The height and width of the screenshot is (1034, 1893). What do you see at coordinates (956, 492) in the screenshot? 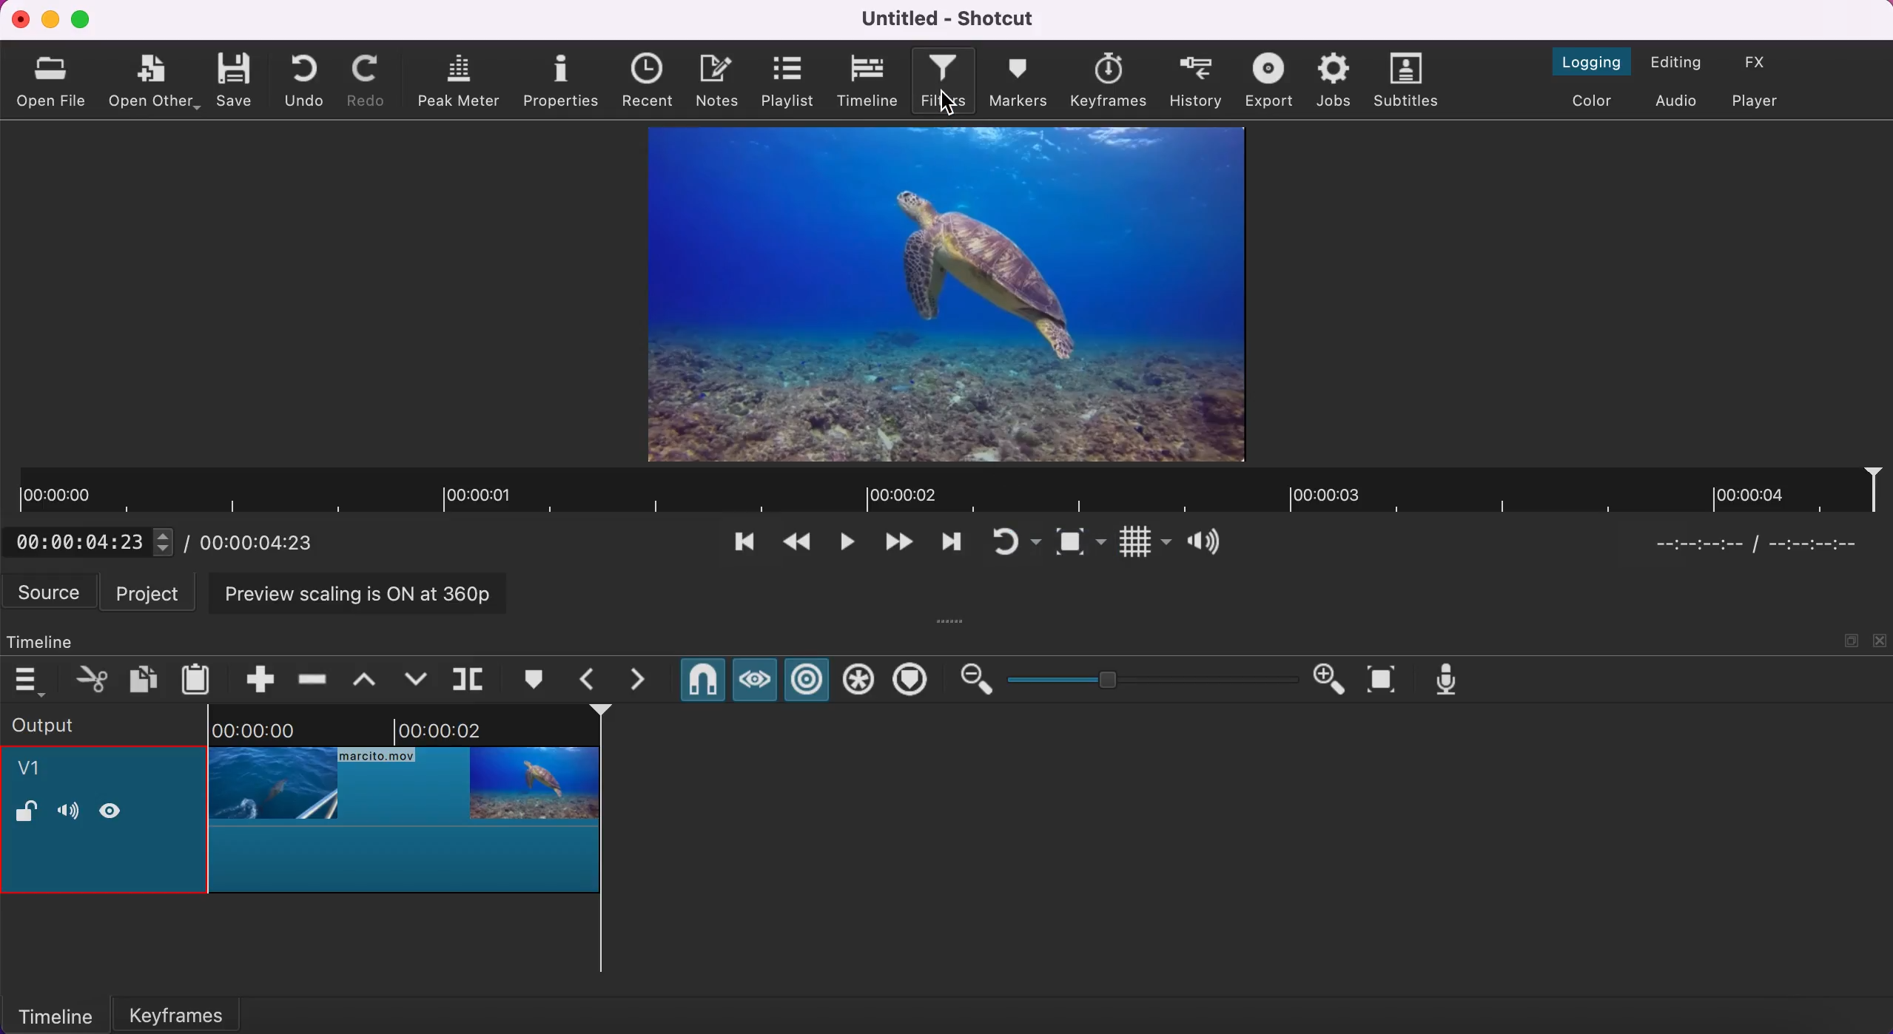
I see `clip duration` at bounding box center [956, 492].